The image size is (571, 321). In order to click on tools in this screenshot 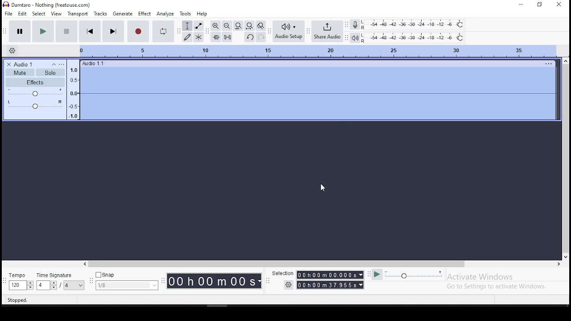, I will do `click(186, 13)`.